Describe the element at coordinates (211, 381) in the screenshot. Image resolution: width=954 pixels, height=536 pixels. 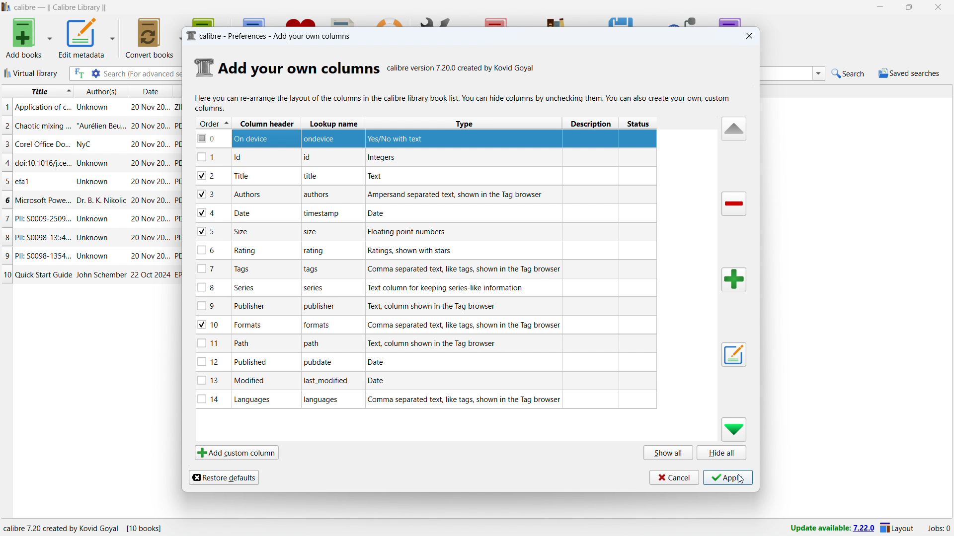
I see `13` at that location.